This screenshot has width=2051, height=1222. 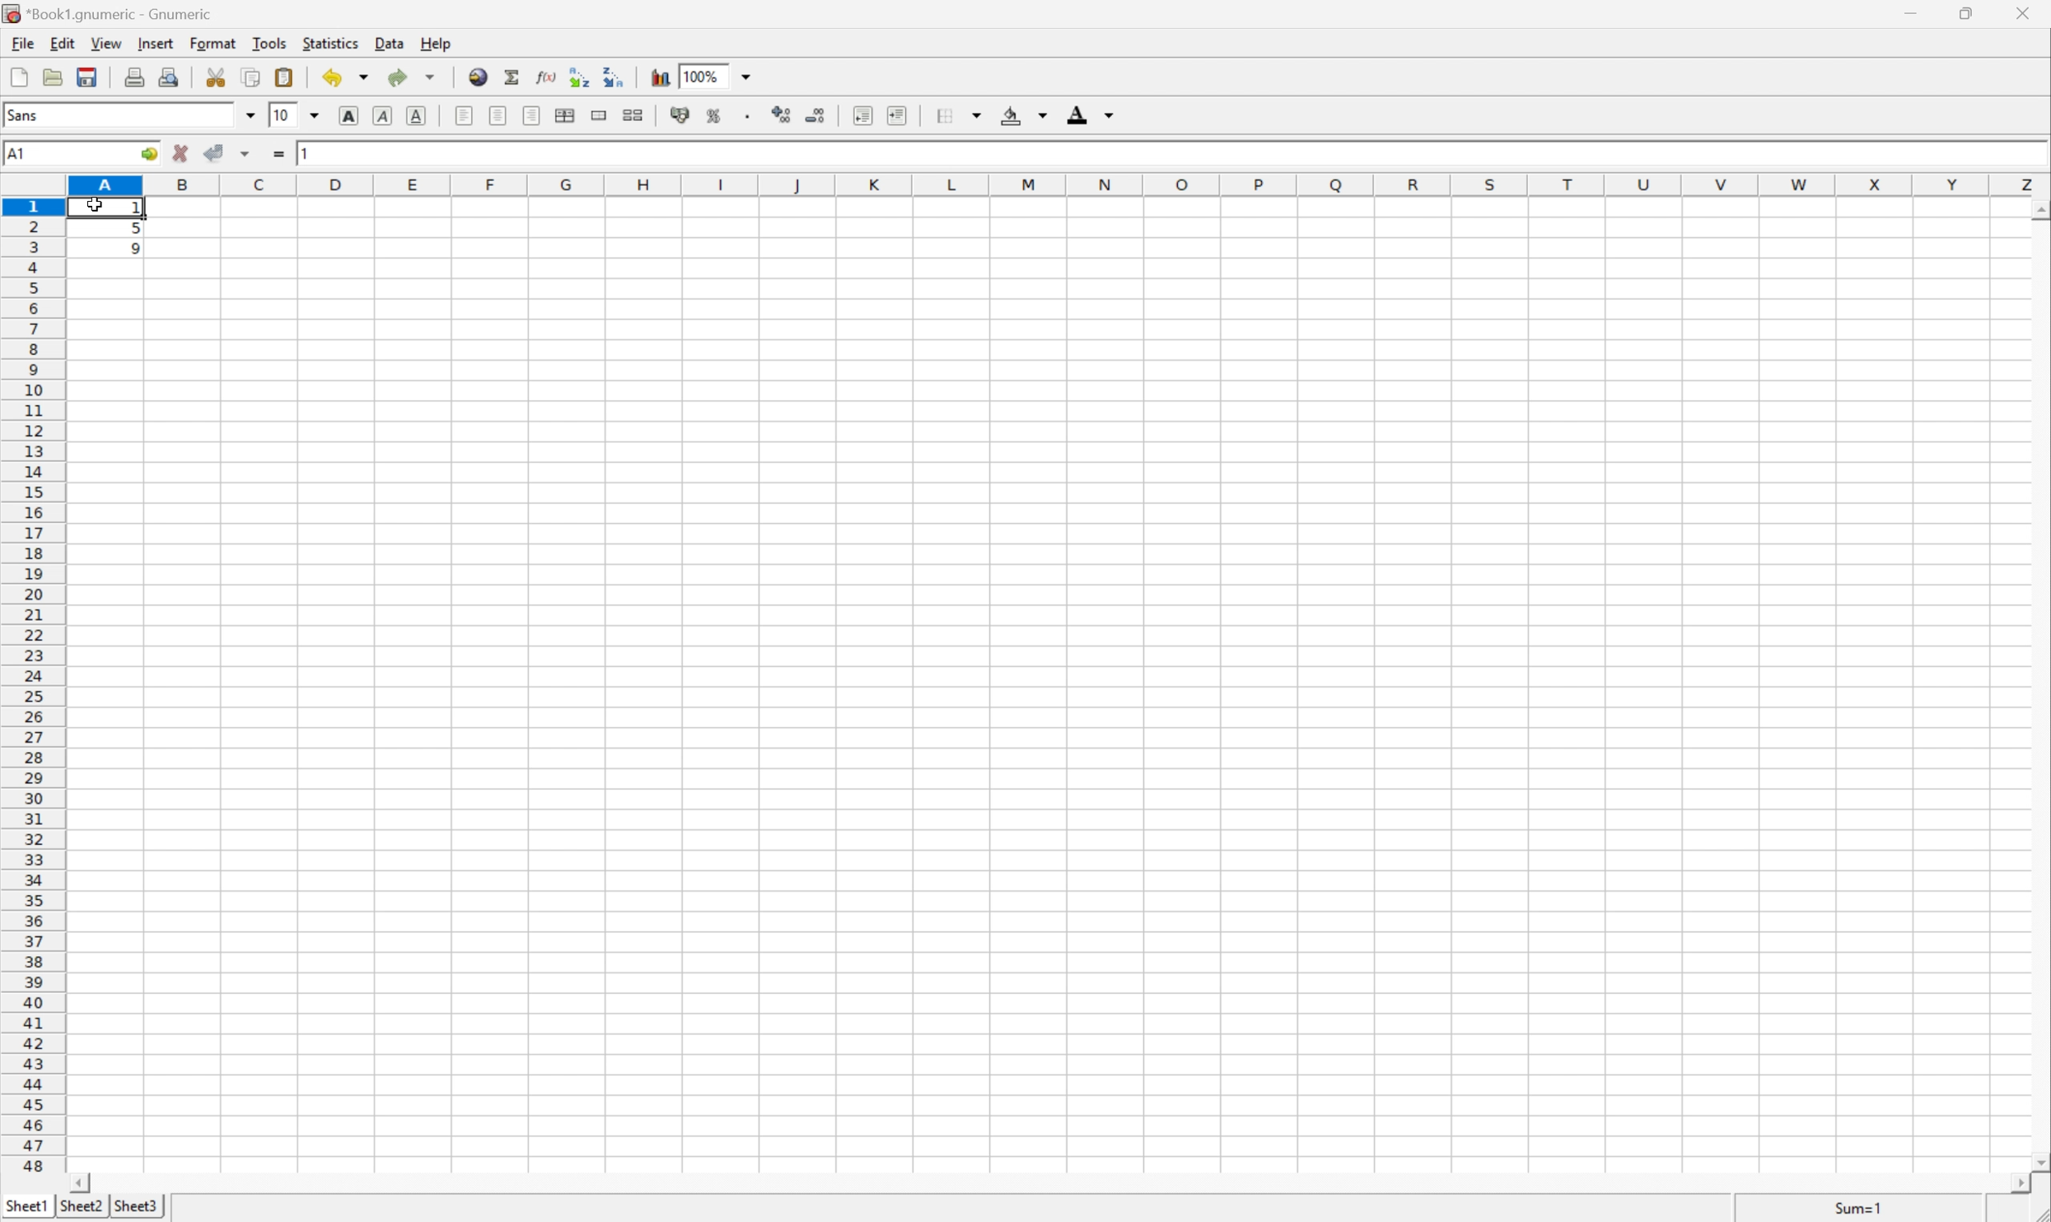 What do you see at coordinates (140, 209) in the screenshot?
I see `1` at bounding box center [140, 209].